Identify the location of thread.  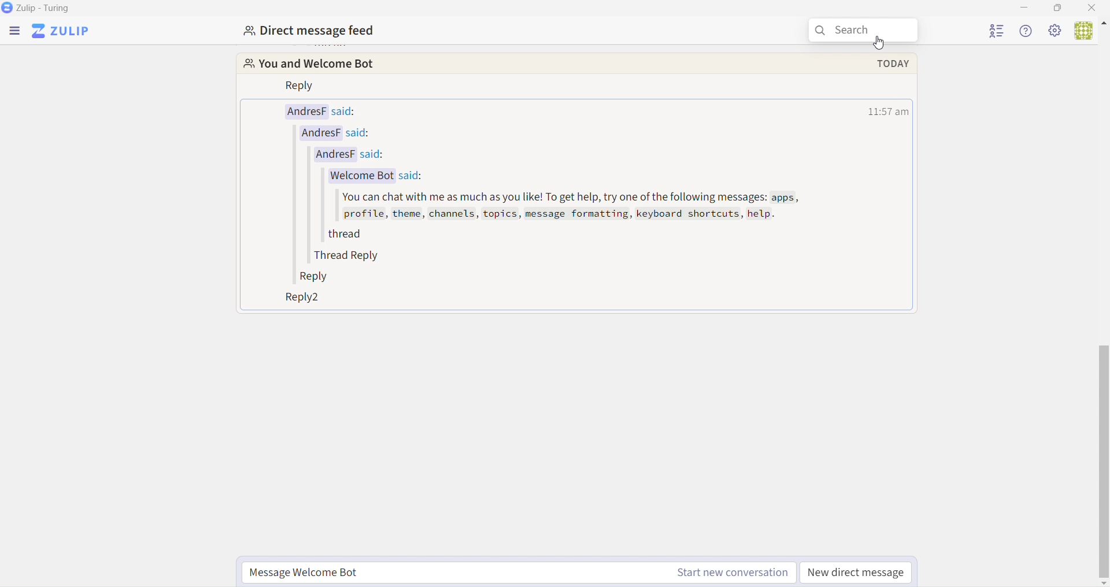
(342, 236).